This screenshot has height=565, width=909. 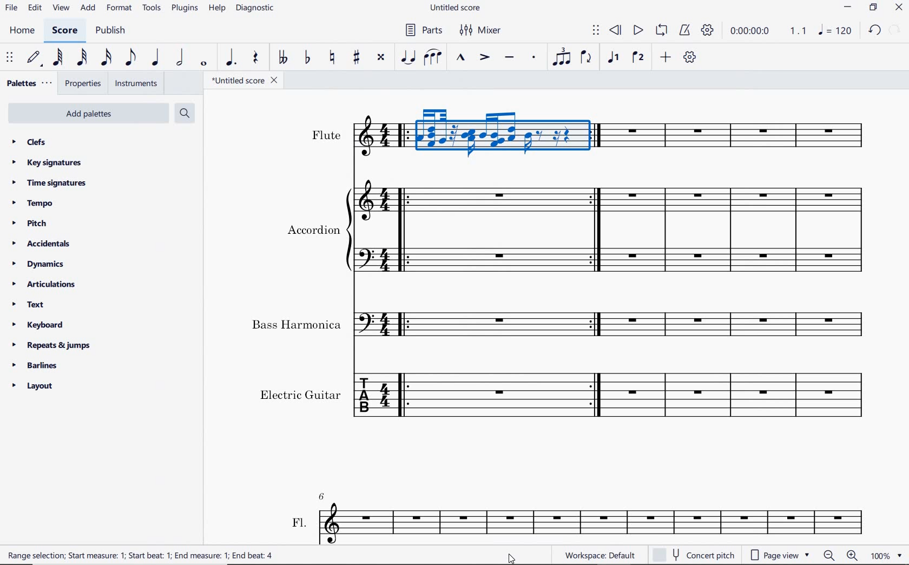 I want to click on ZOOM FACTOR, so click(x=886, y=555).